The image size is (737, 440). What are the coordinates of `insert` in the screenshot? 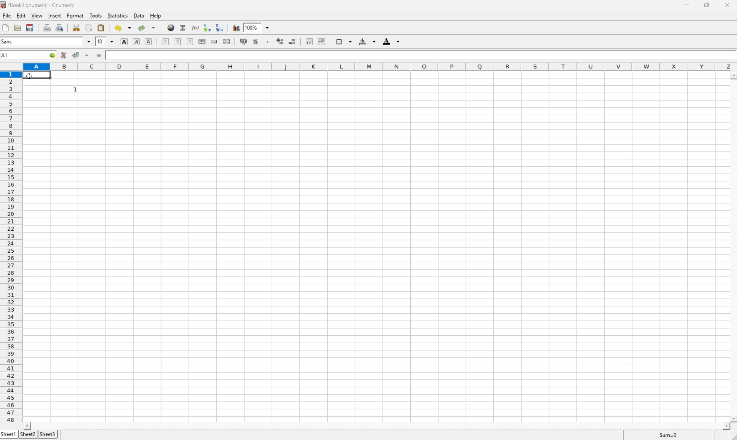 It's located at (55, 16).